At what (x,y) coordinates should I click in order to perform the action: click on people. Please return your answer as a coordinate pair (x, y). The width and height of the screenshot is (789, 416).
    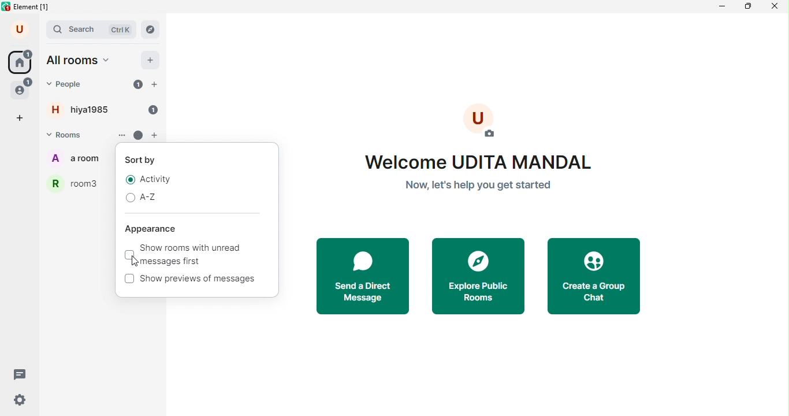
    Looking at the image, I should click on (22, 88).